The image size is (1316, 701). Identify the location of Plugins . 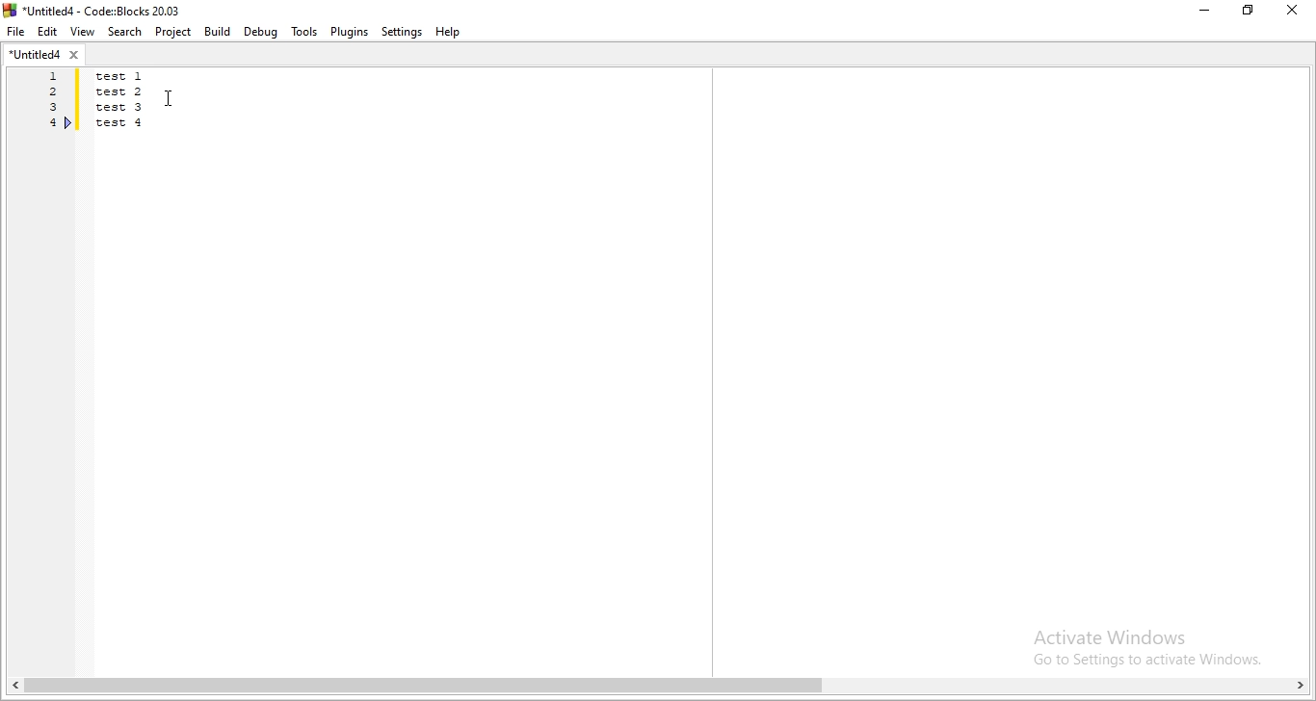
(350, 32).